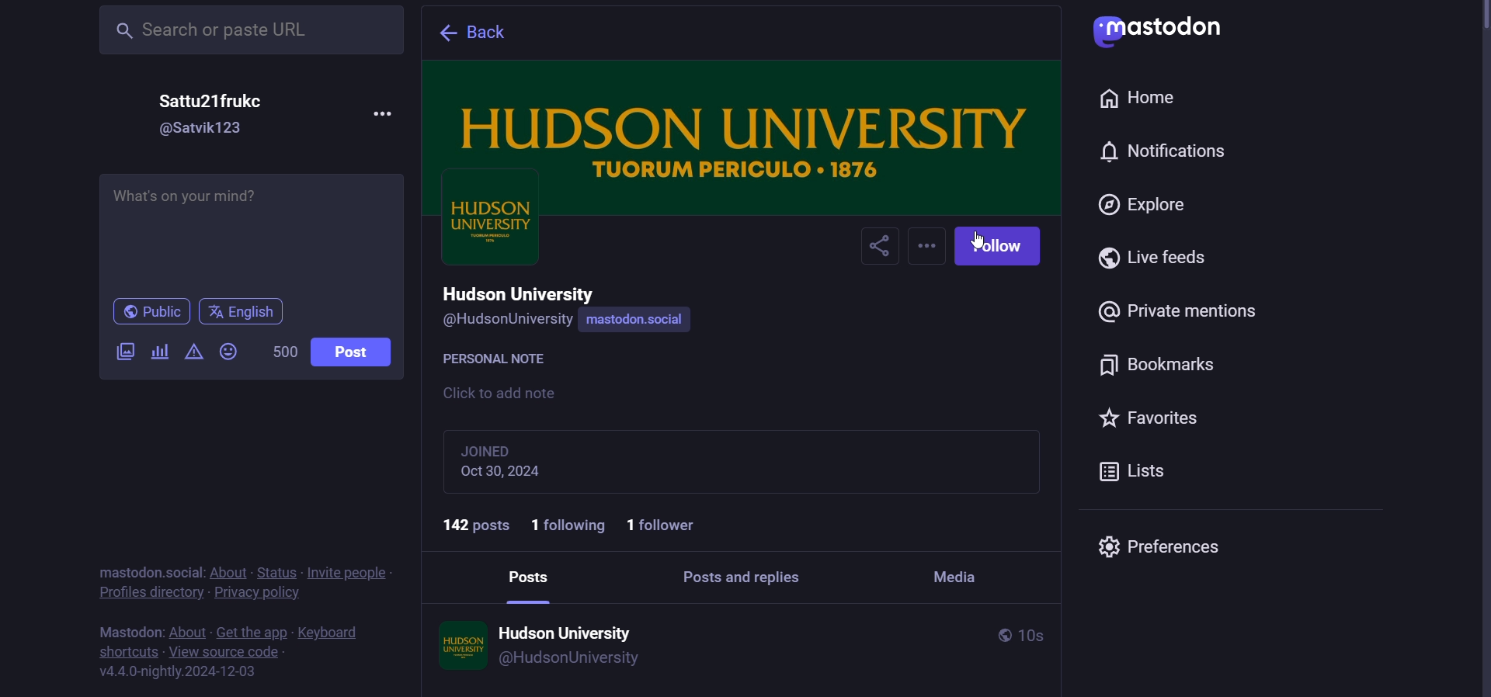  I want to click on preferences, so click(1155, 543).